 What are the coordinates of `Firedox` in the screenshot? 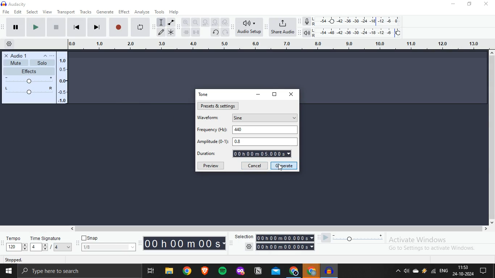 It's located at (240, 271).